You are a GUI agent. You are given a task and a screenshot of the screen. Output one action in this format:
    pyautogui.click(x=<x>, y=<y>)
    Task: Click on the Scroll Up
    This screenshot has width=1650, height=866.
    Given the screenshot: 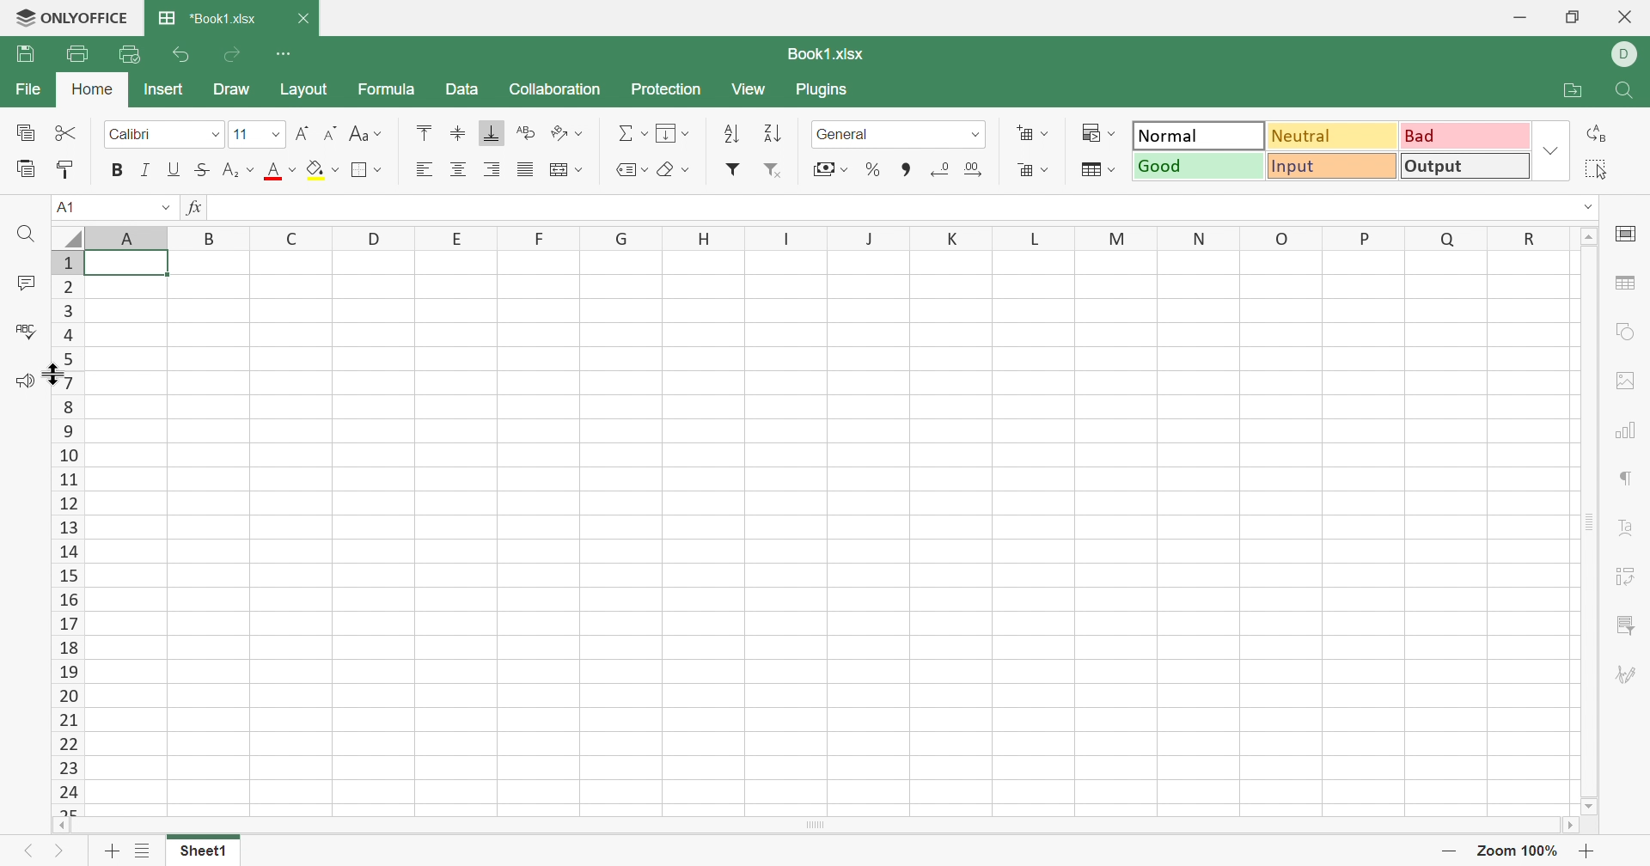 What is the action you would take?
    pyautogui.click(x=1586, y=236)
    